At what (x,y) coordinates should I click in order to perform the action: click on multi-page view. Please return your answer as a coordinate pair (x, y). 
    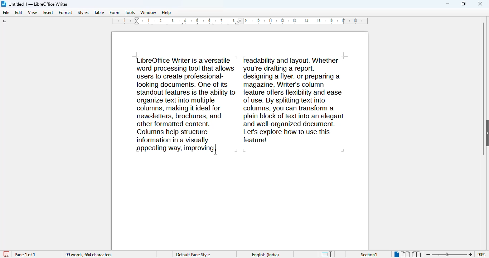
    Looking at the image, I should click on (406, 254).